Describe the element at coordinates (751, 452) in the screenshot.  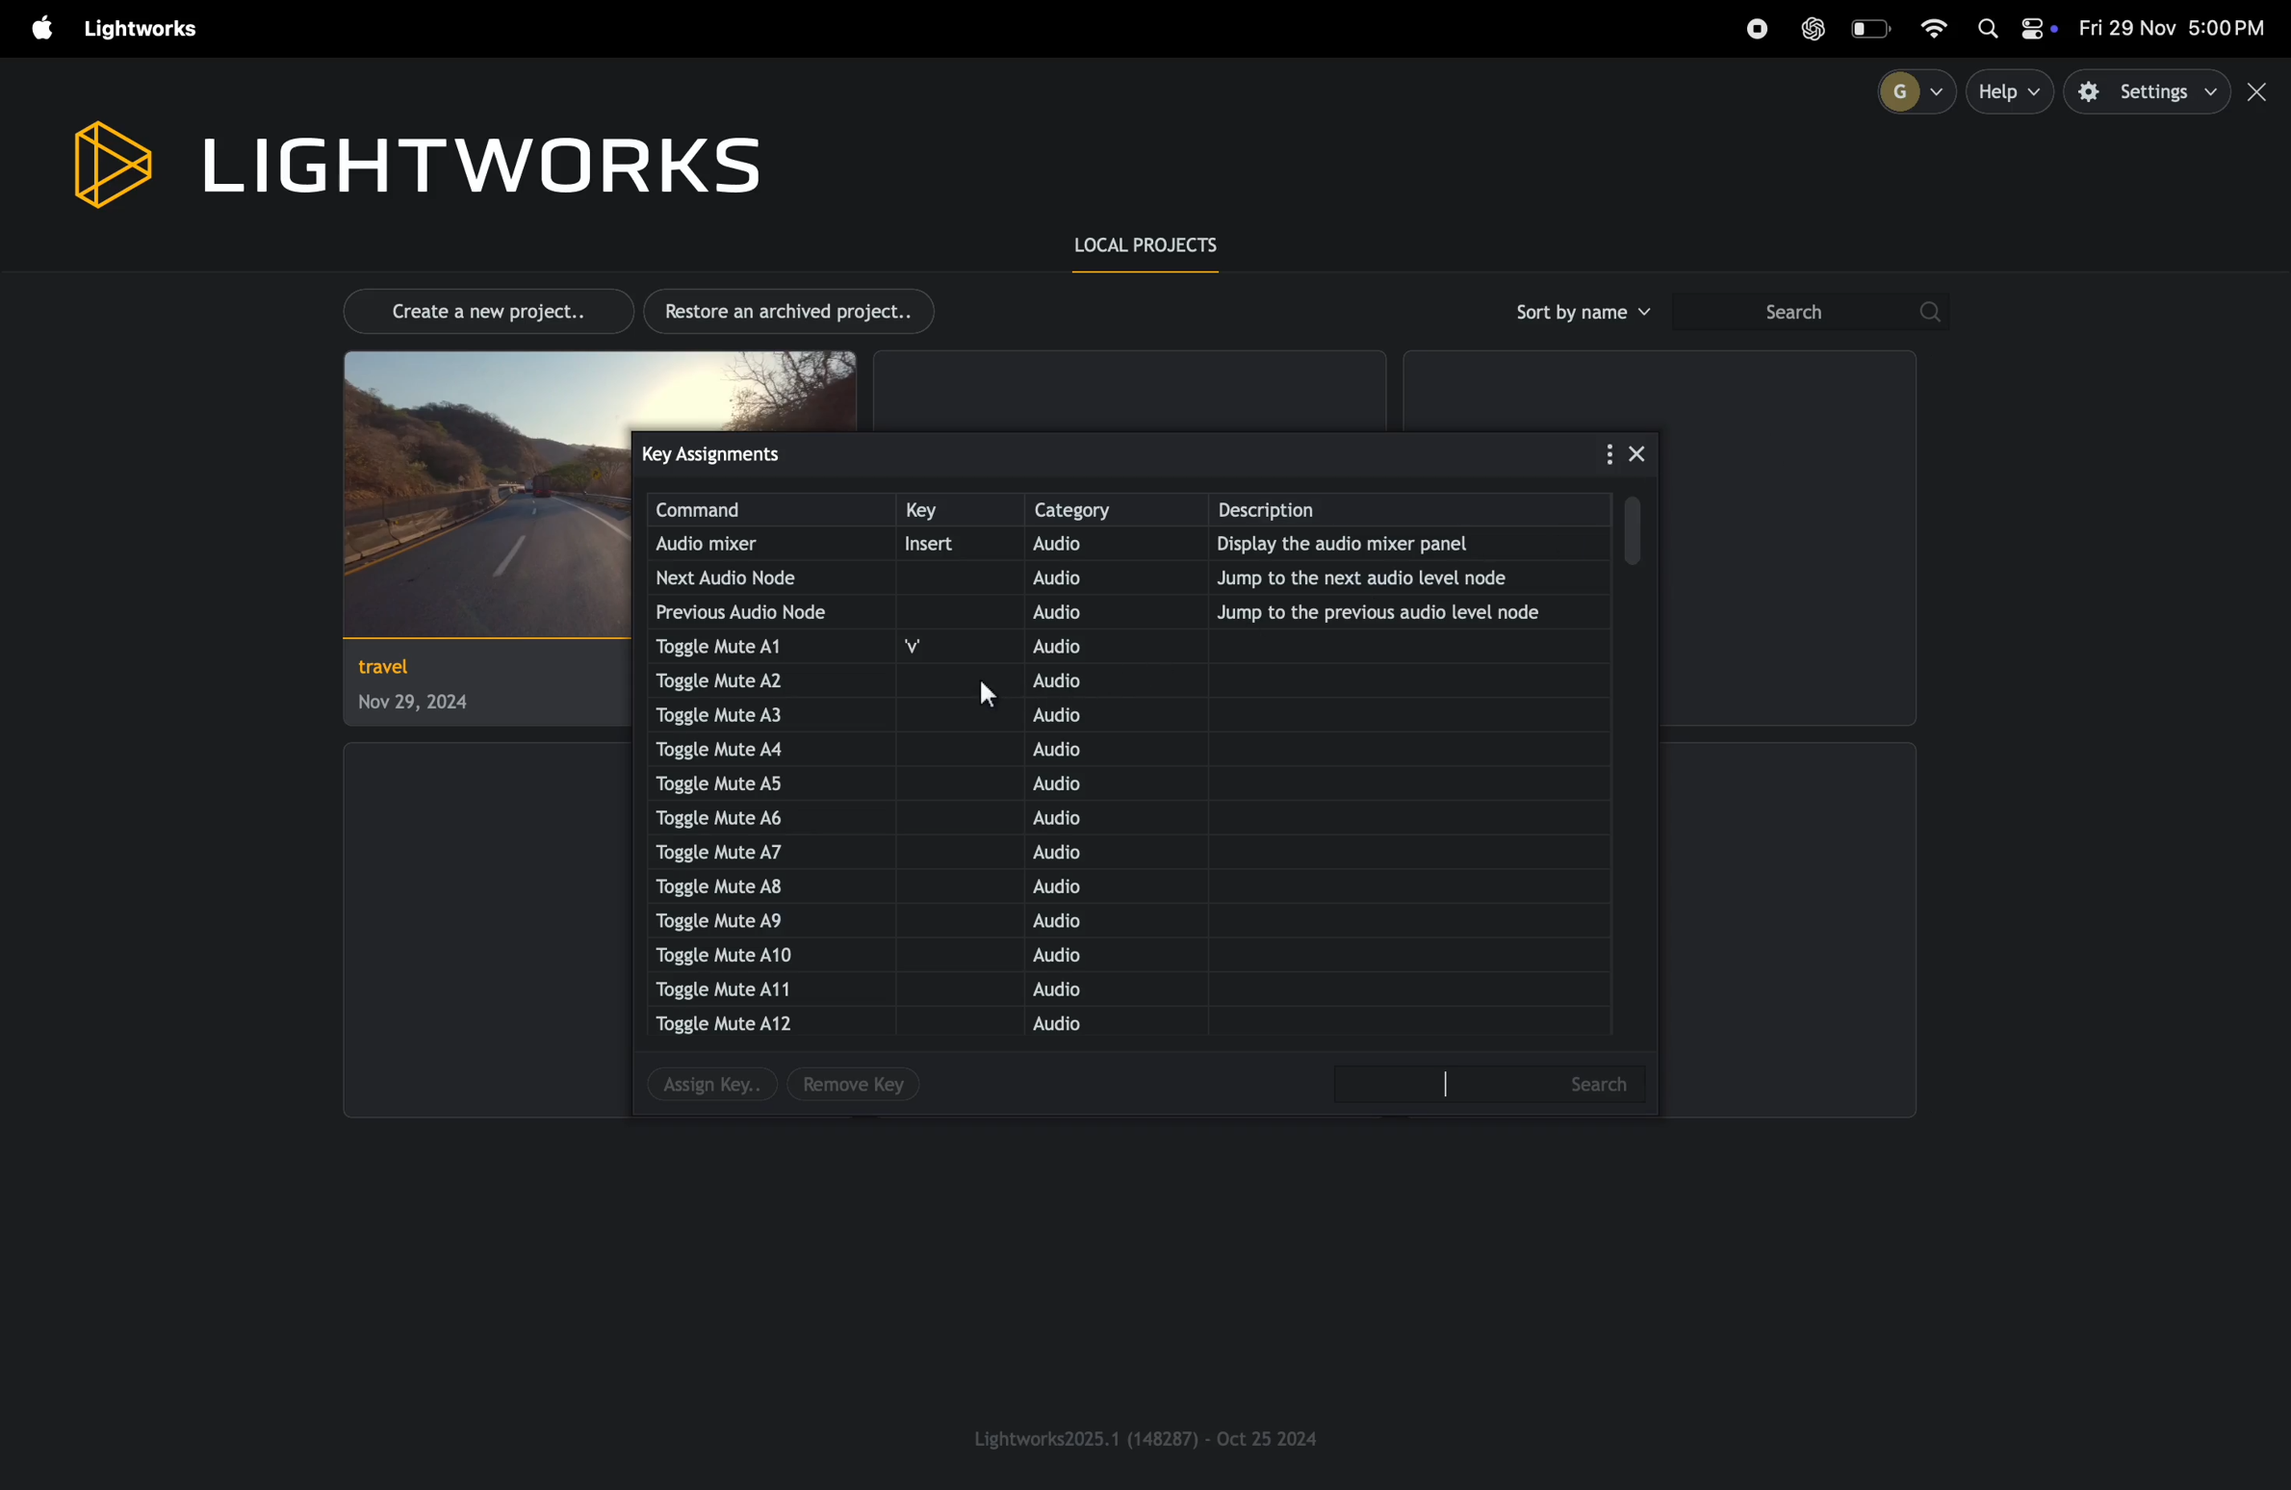
I see `key assignments` at that location.